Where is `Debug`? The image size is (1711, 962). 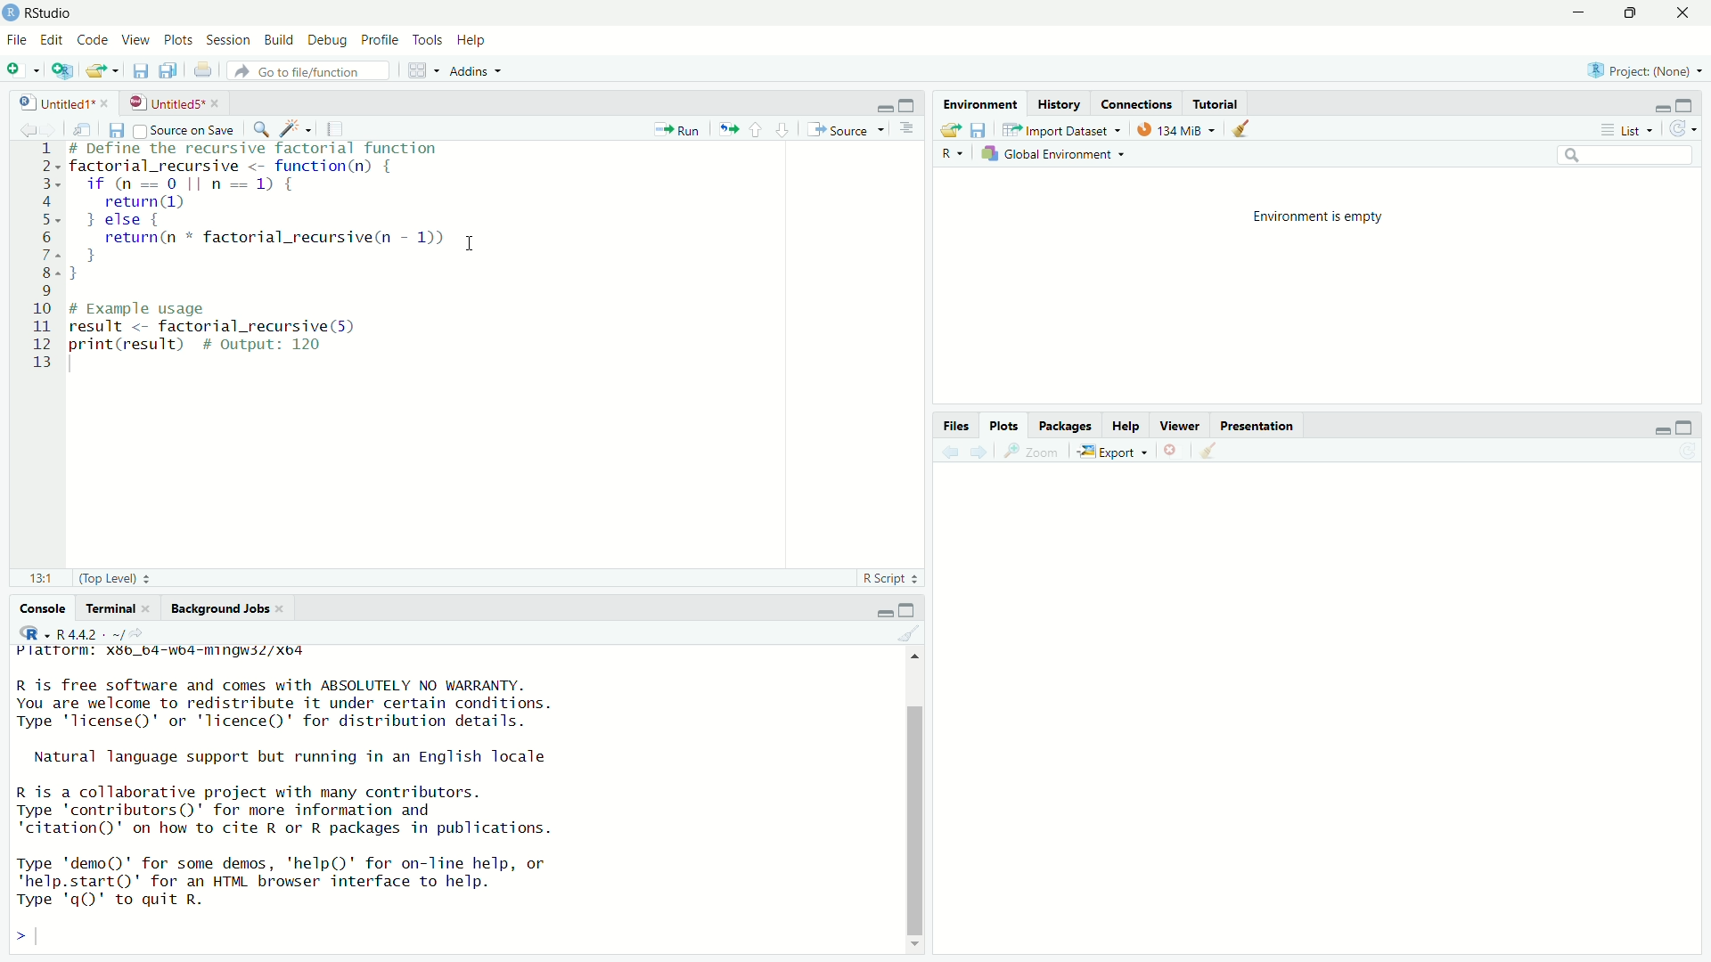 Debug is located at coordinates (325, 39).